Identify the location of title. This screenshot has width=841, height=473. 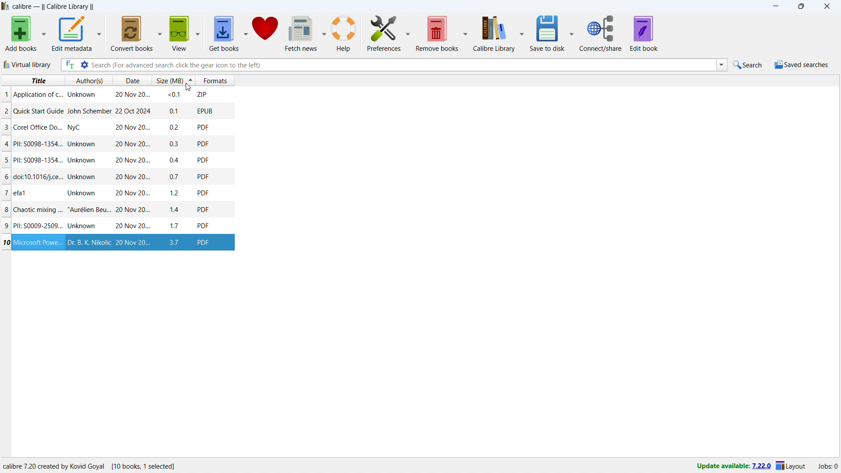
(39, 242).